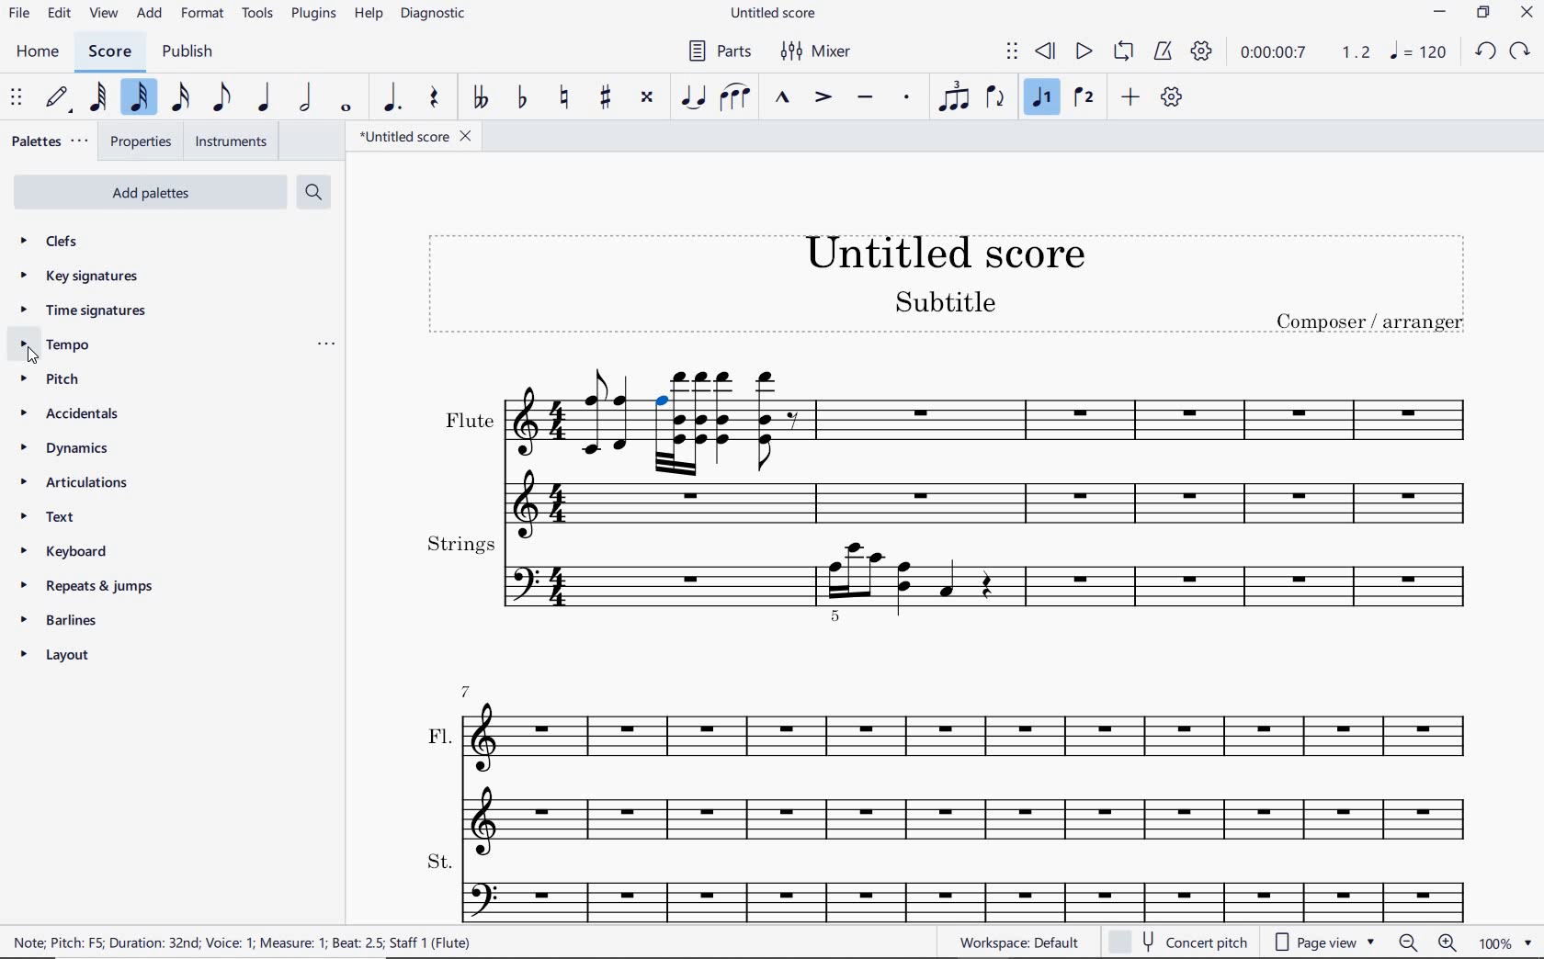 The image size is (1544, 959). I want to click on file, so click(18, 12).